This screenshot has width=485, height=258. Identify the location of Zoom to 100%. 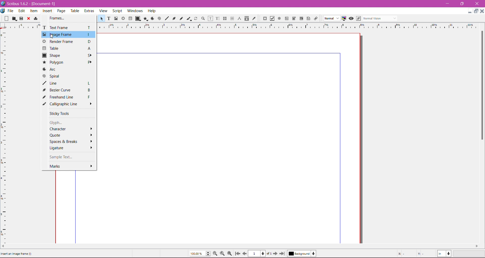
(222, 254).